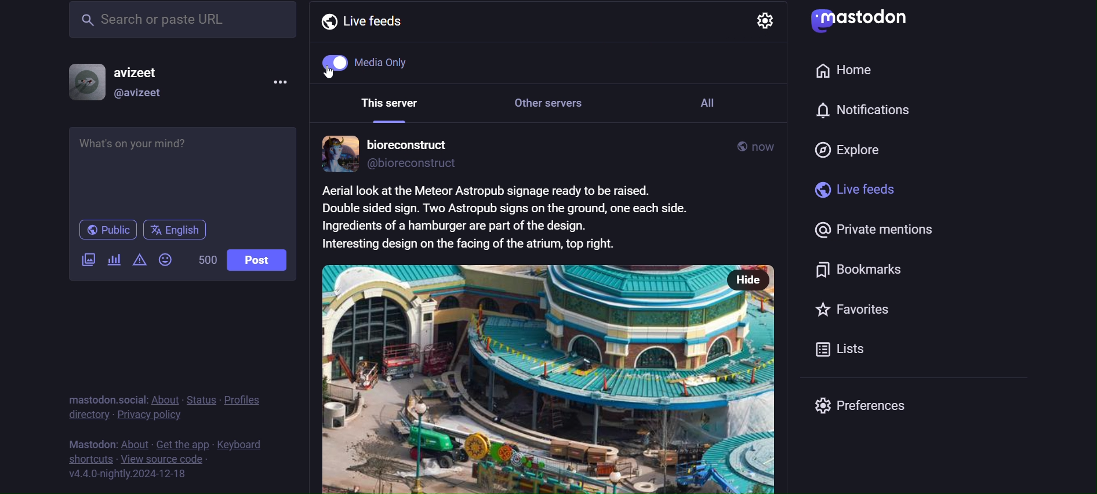 This screenshot has width=1097, height=494. Describe the element at coordinates (165, 261) in the screenshot. I see `emojis ` at that location.